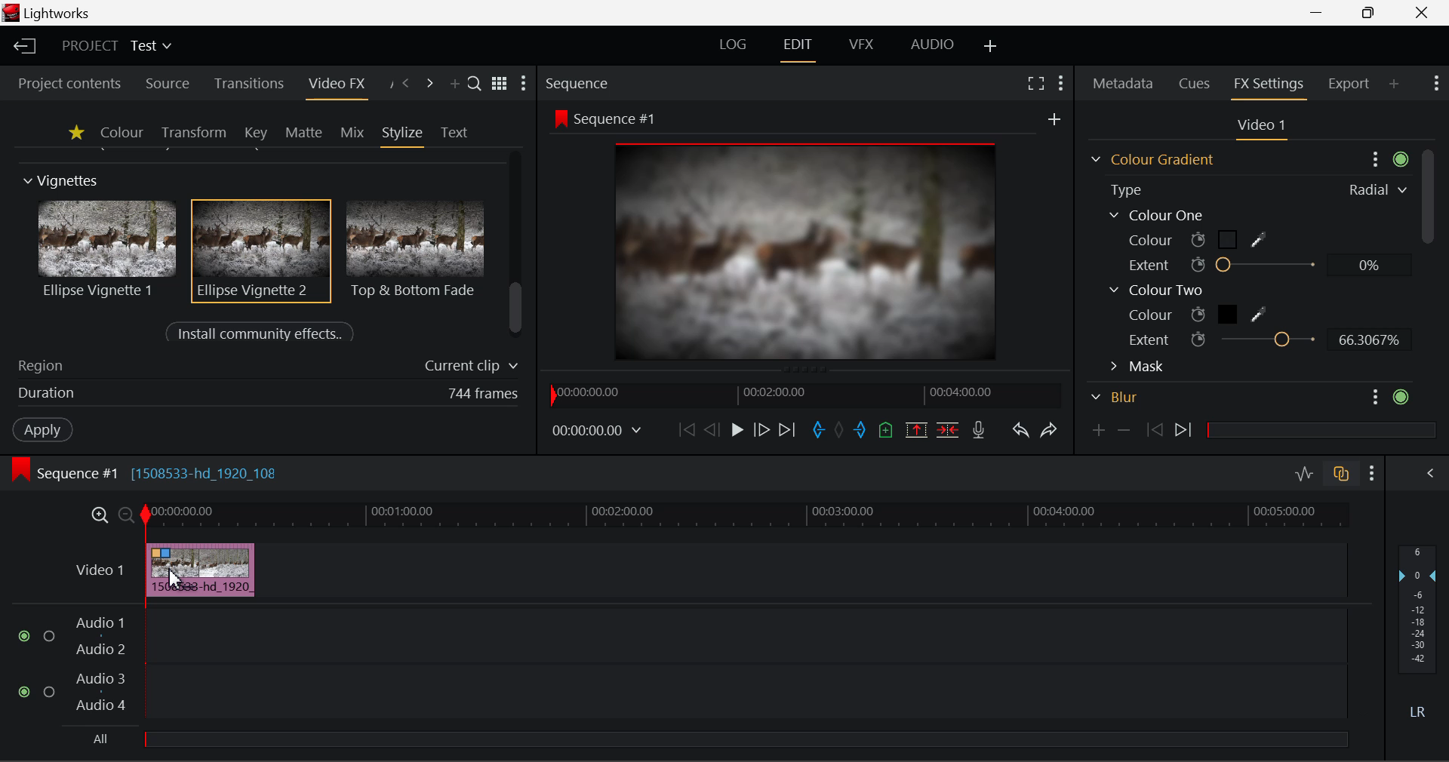 The height and width of the screenshot is (762, 1449). Describe the element at coordinates (264, 395) in the screenshot. I see `Duration` at that location.